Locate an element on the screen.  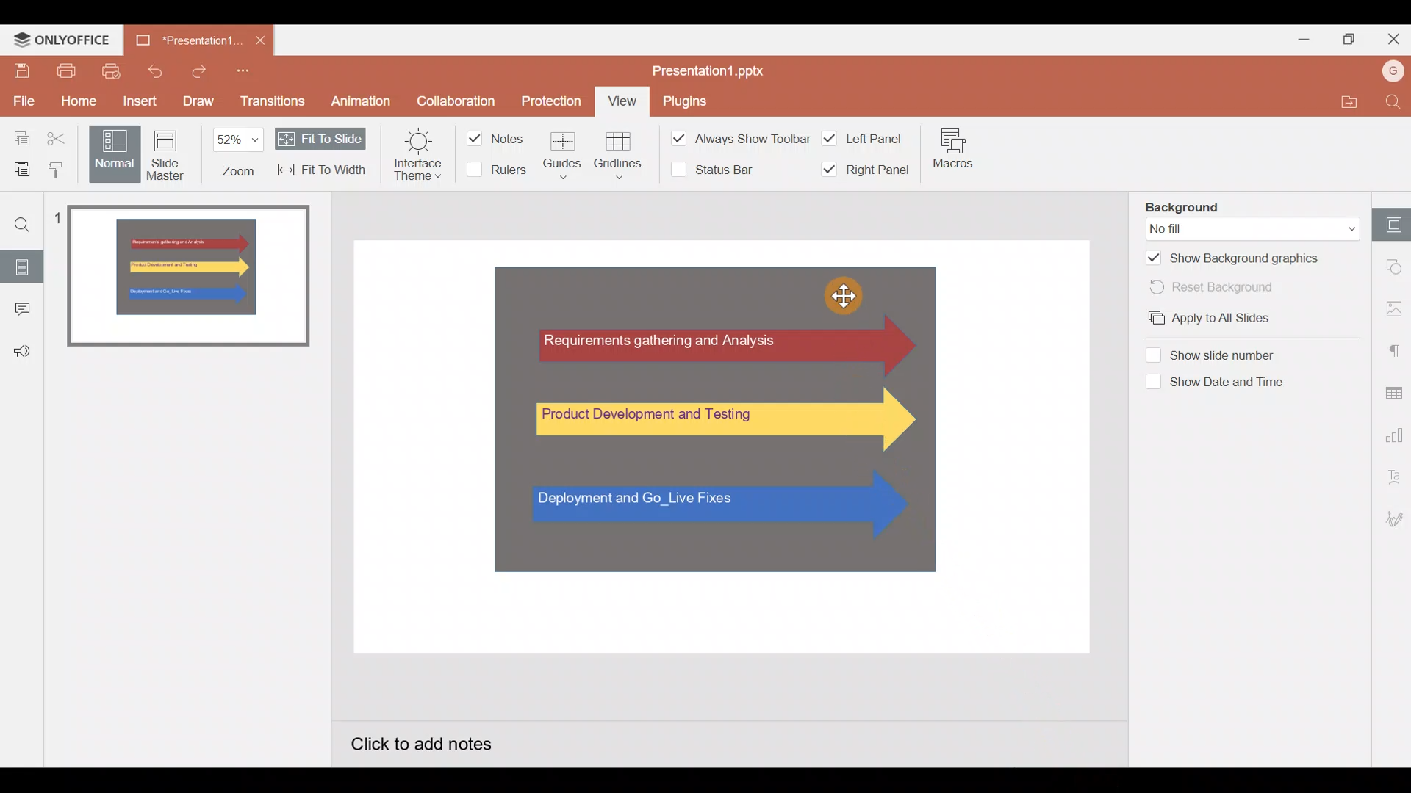
Presentation1. is located at coordinates (185, 41).